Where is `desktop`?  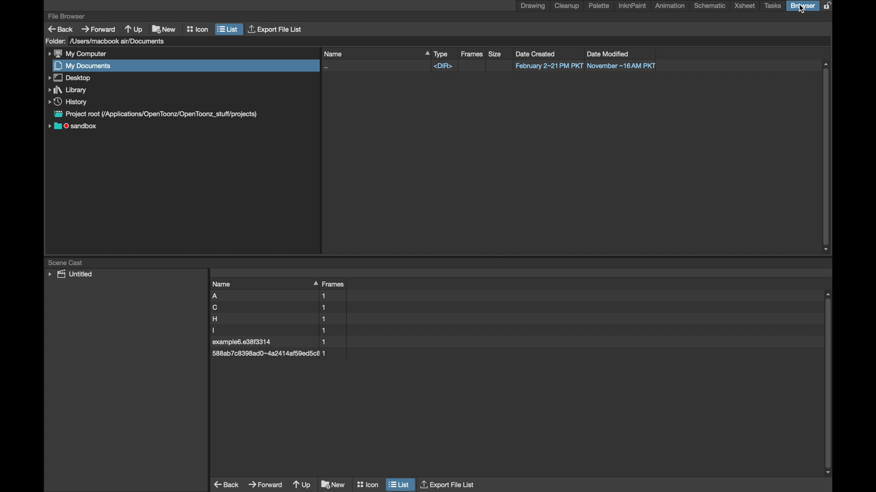 desktop is located at coordinates (70, 78).